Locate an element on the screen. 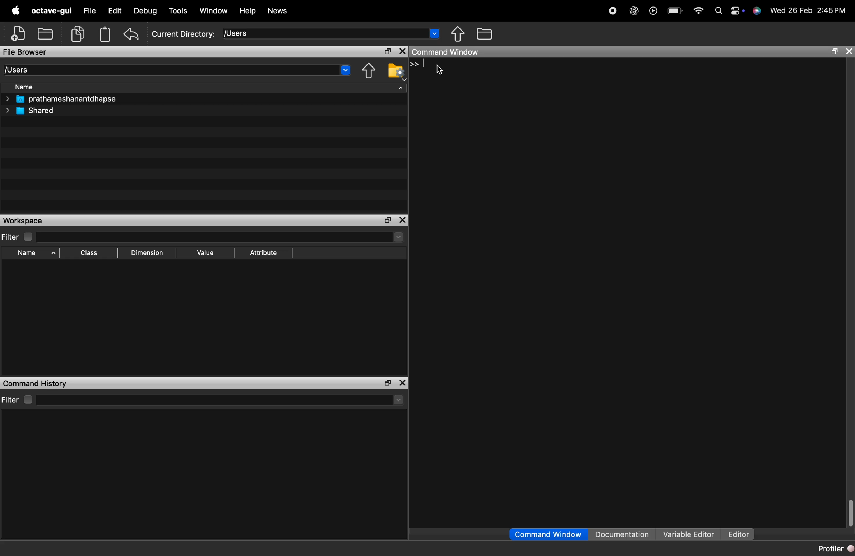  Variable Editor is located at coordinates (685, 531).